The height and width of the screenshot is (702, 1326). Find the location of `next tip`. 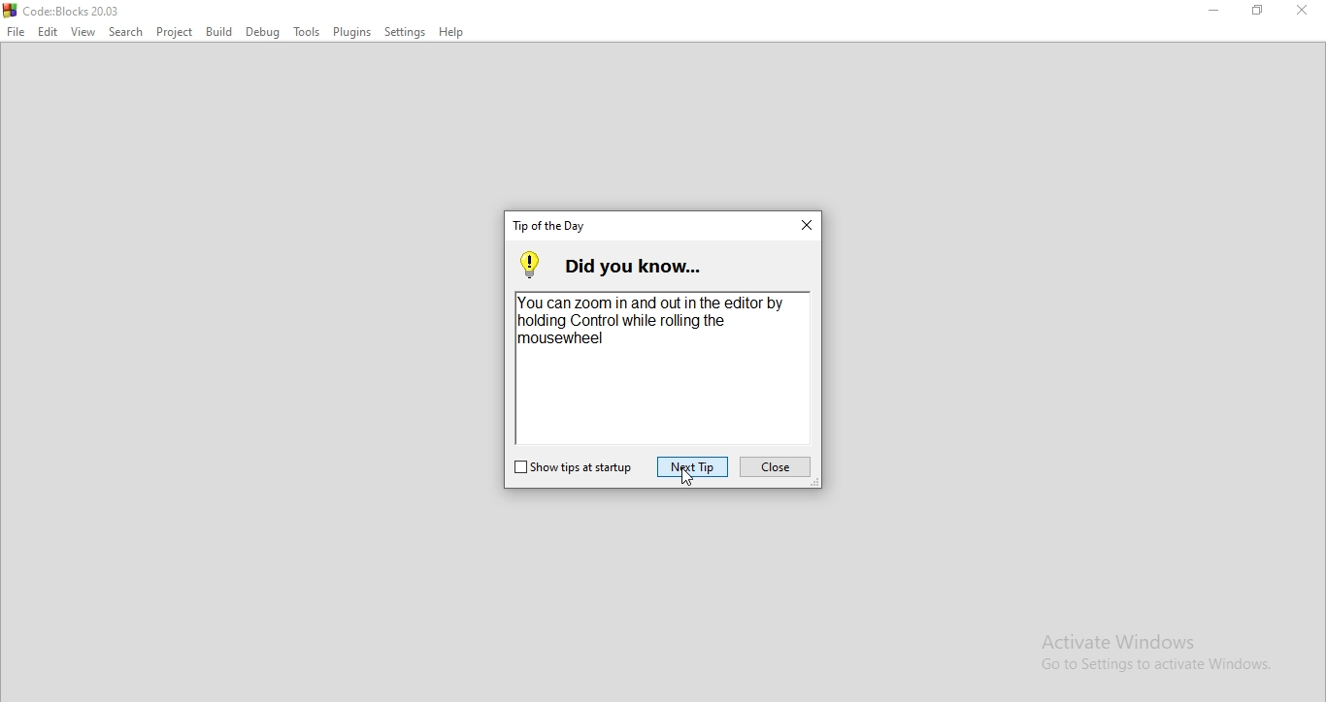

next tip is located at coordinates (692, 466).